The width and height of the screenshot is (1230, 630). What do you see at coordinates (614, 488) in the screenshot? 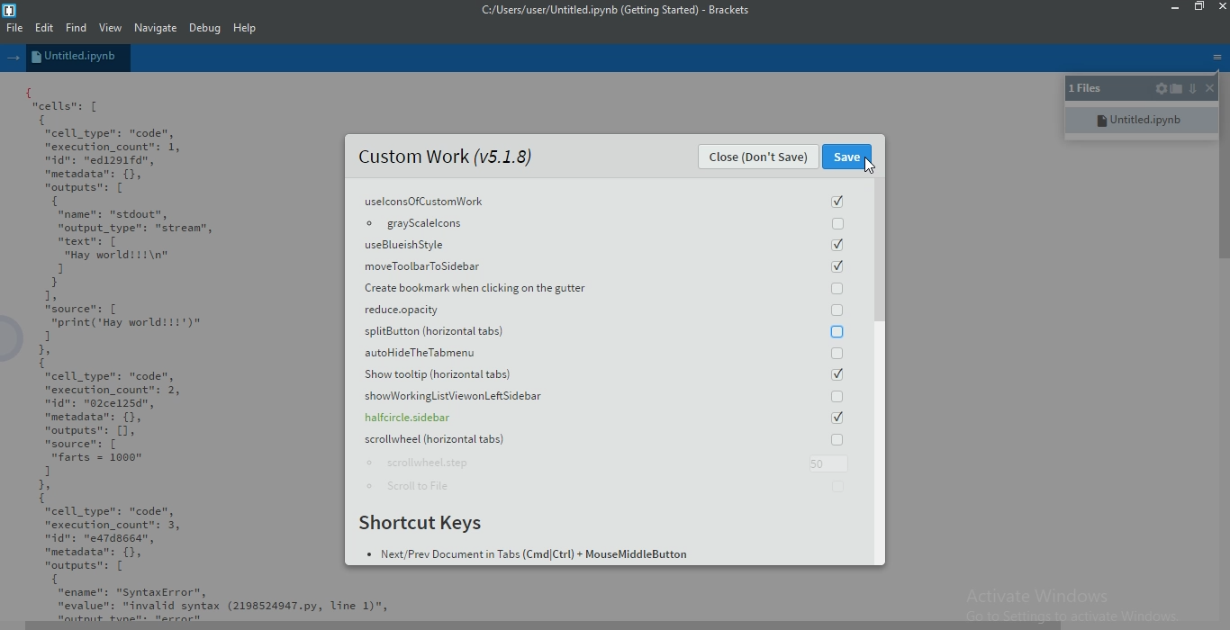
I see `Scroll to File` at bounding box center [614, 488].